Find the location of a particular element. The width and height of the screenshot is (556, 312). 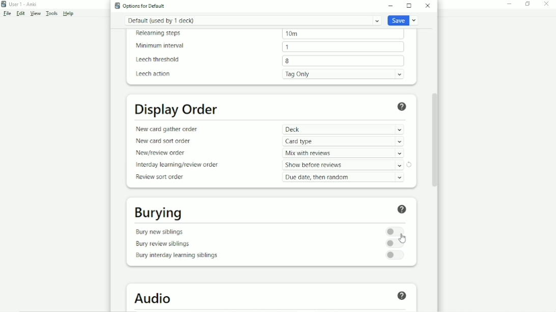

File is located at coordinates (7, 14).